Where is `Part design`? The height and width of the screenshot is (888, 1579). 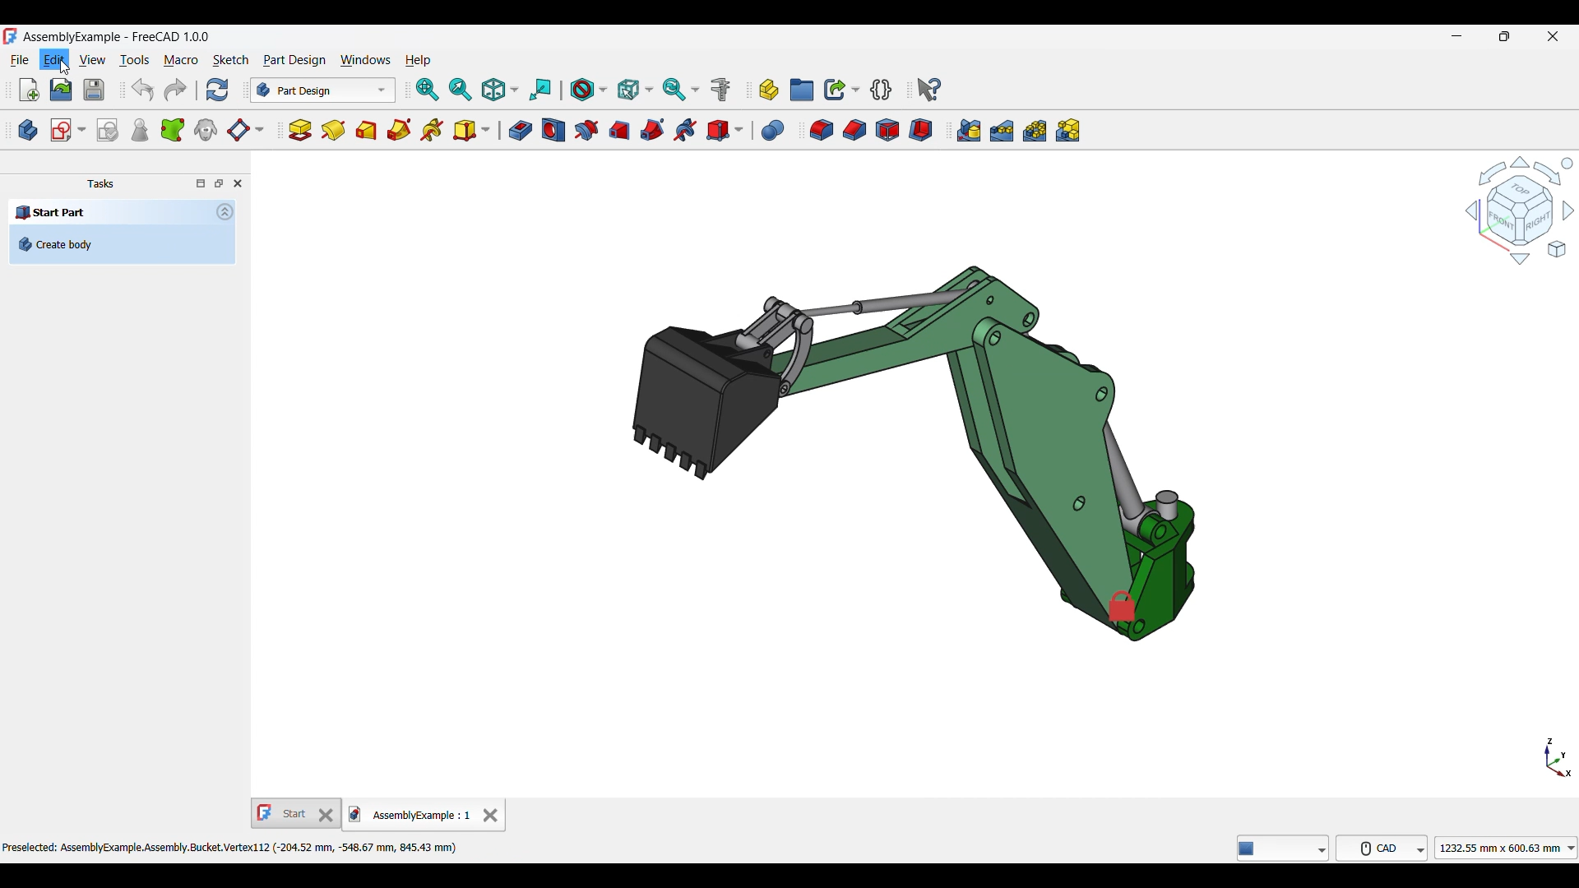 Part design is located at coordinates (294, 60).